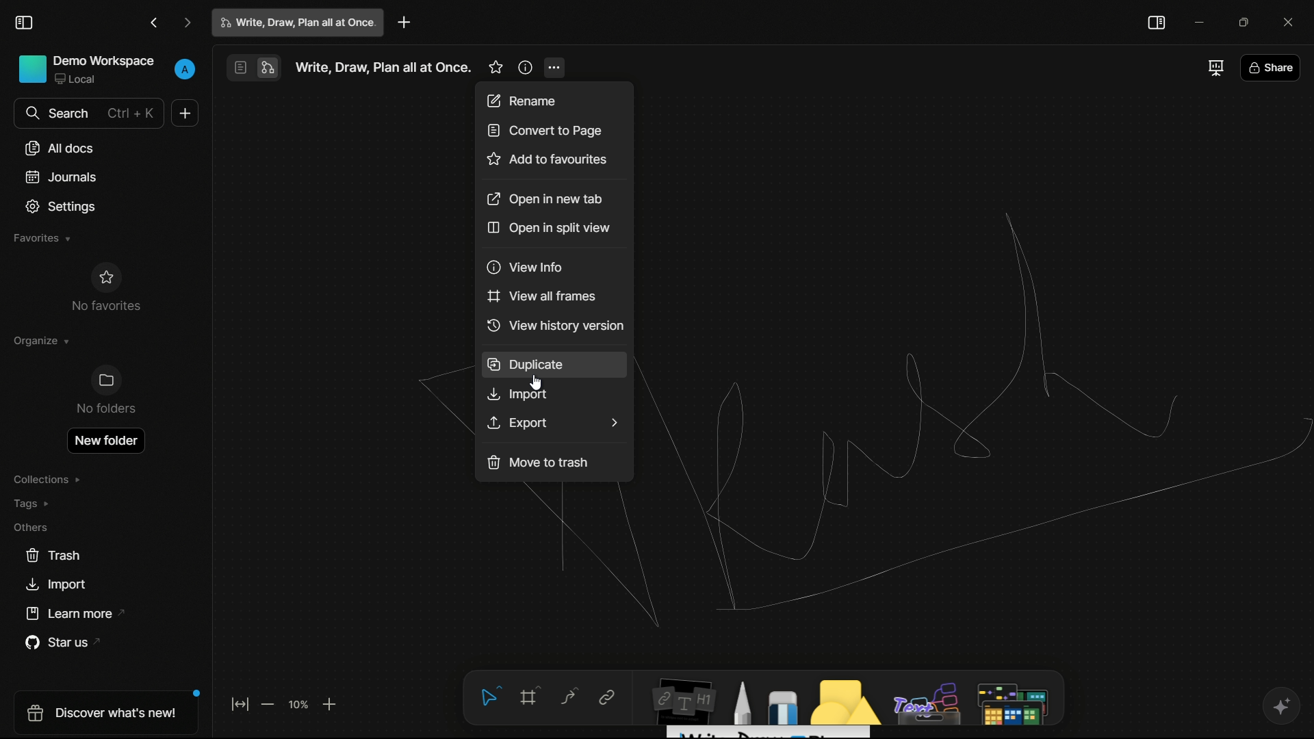 The height and width of the screenshot is (739, 1314). I want to click on shapes, so click(847, 699).